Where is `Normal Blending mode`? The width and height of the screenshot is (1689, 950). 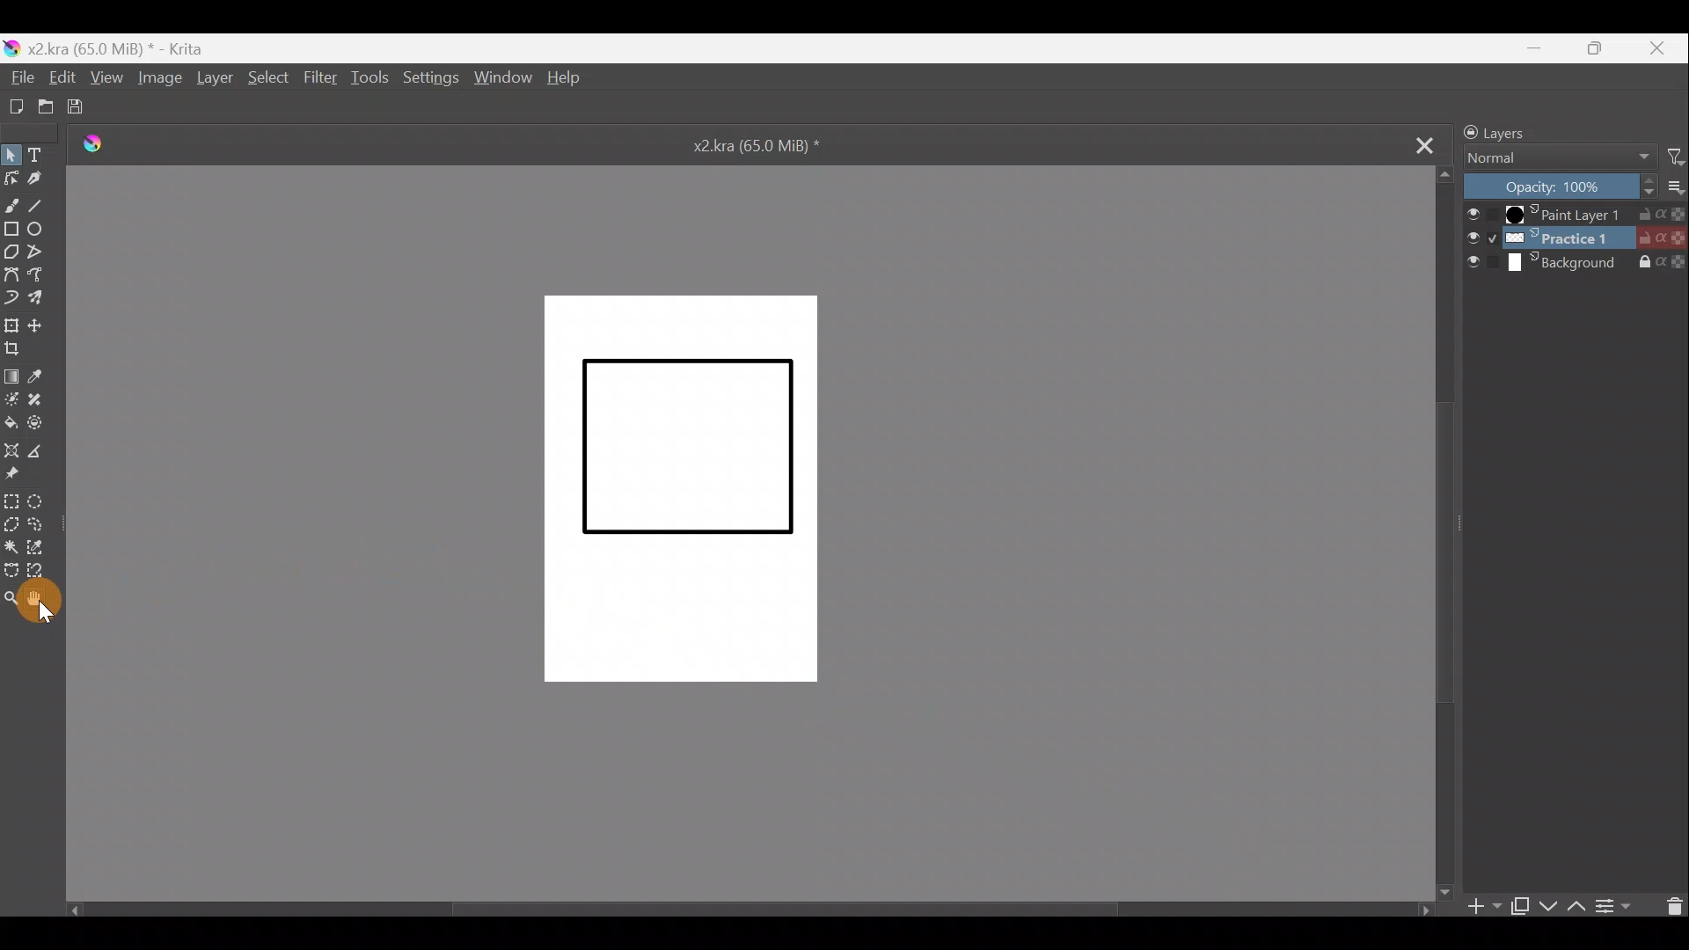 Normal Blending mode is located at coordinates (1551, 158).